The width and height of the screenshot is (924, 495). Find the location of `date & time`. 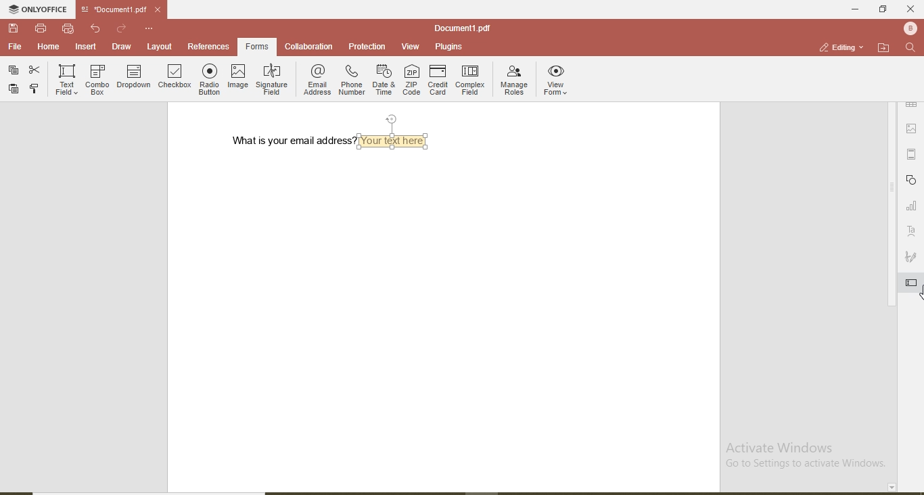

date & time is located at coordinates (384, 80).